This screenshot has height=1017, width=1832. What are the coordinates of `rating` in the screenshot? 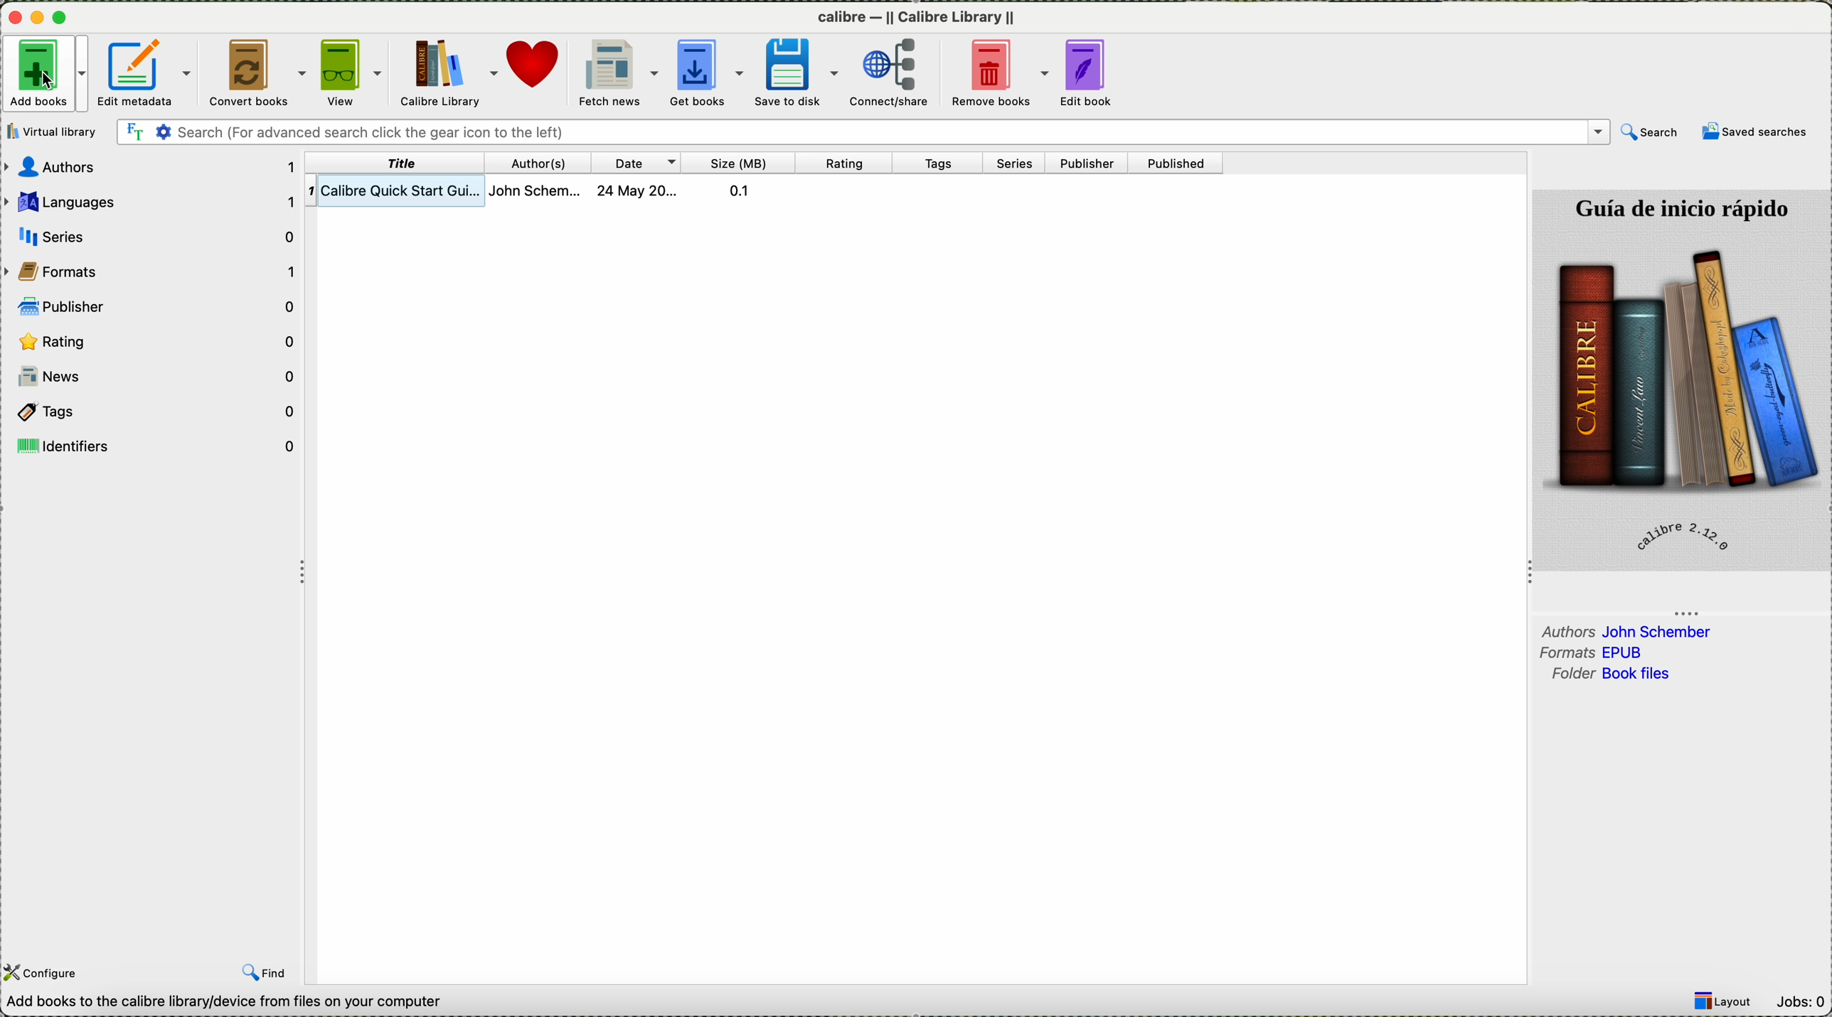 It's located at (846, 163).